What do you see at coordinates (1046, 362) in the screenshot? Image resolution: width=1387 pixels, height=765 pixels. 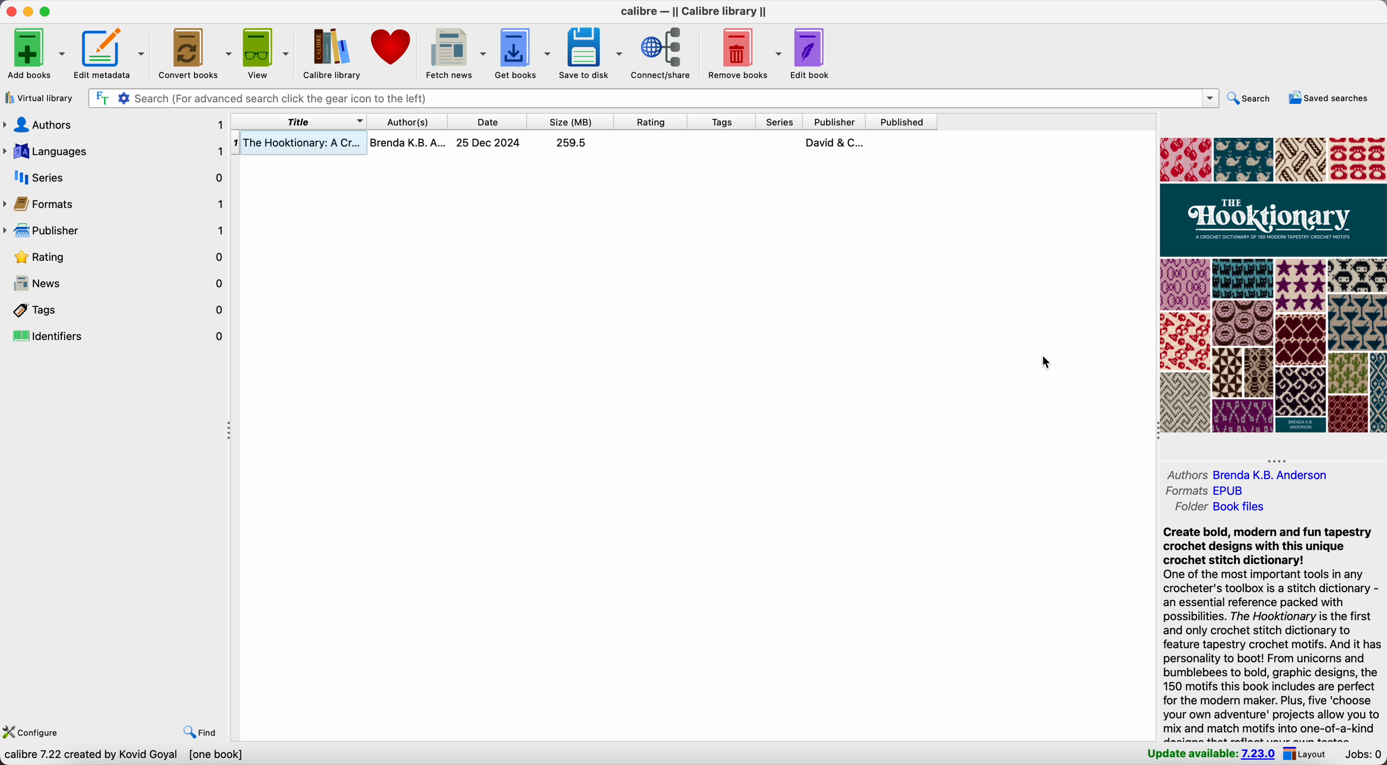 I see `cursor` at bounding box center [1046, 362].